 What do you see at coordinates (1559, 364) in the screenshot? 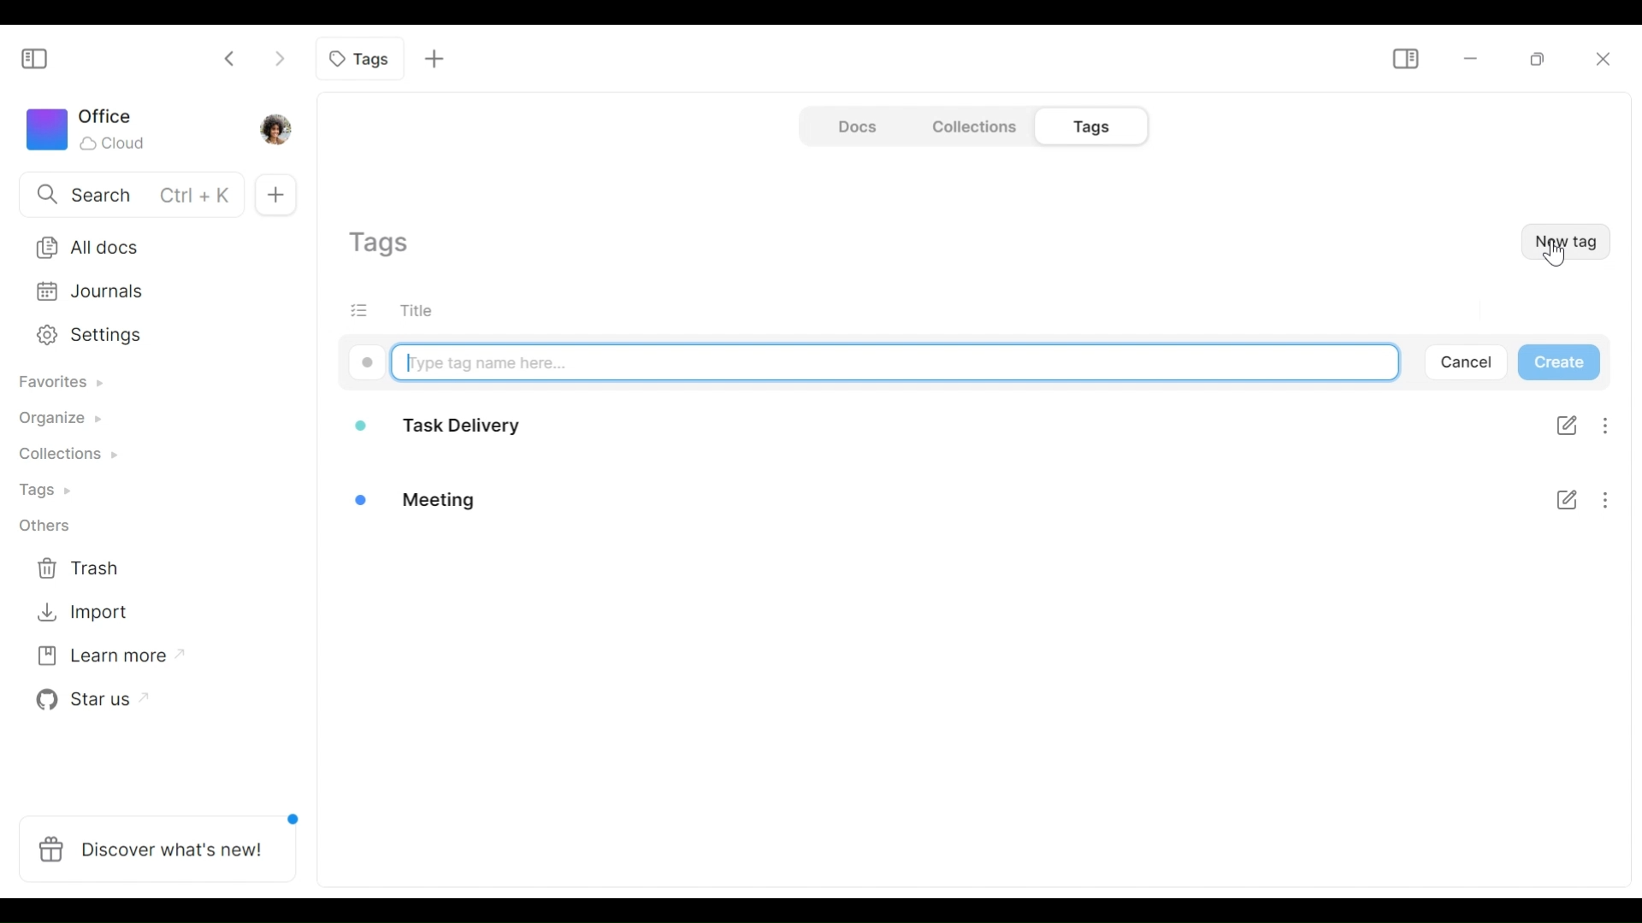
I see `Create` at bounding box center [1559, 364].